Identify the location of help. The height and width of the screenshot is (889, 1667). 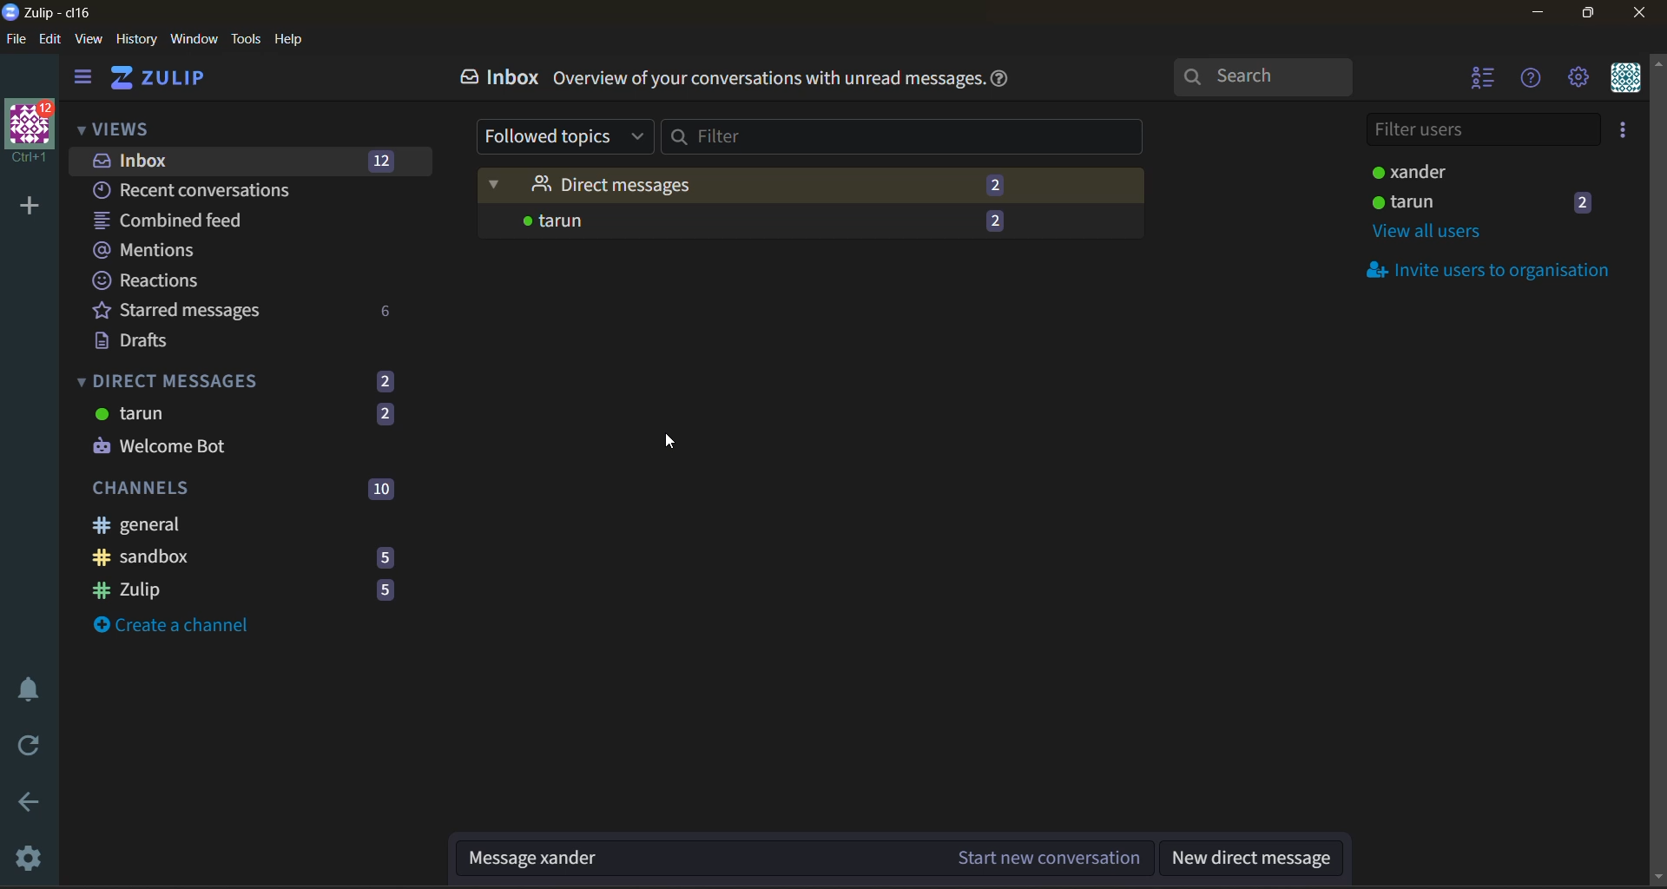
(289, 41).